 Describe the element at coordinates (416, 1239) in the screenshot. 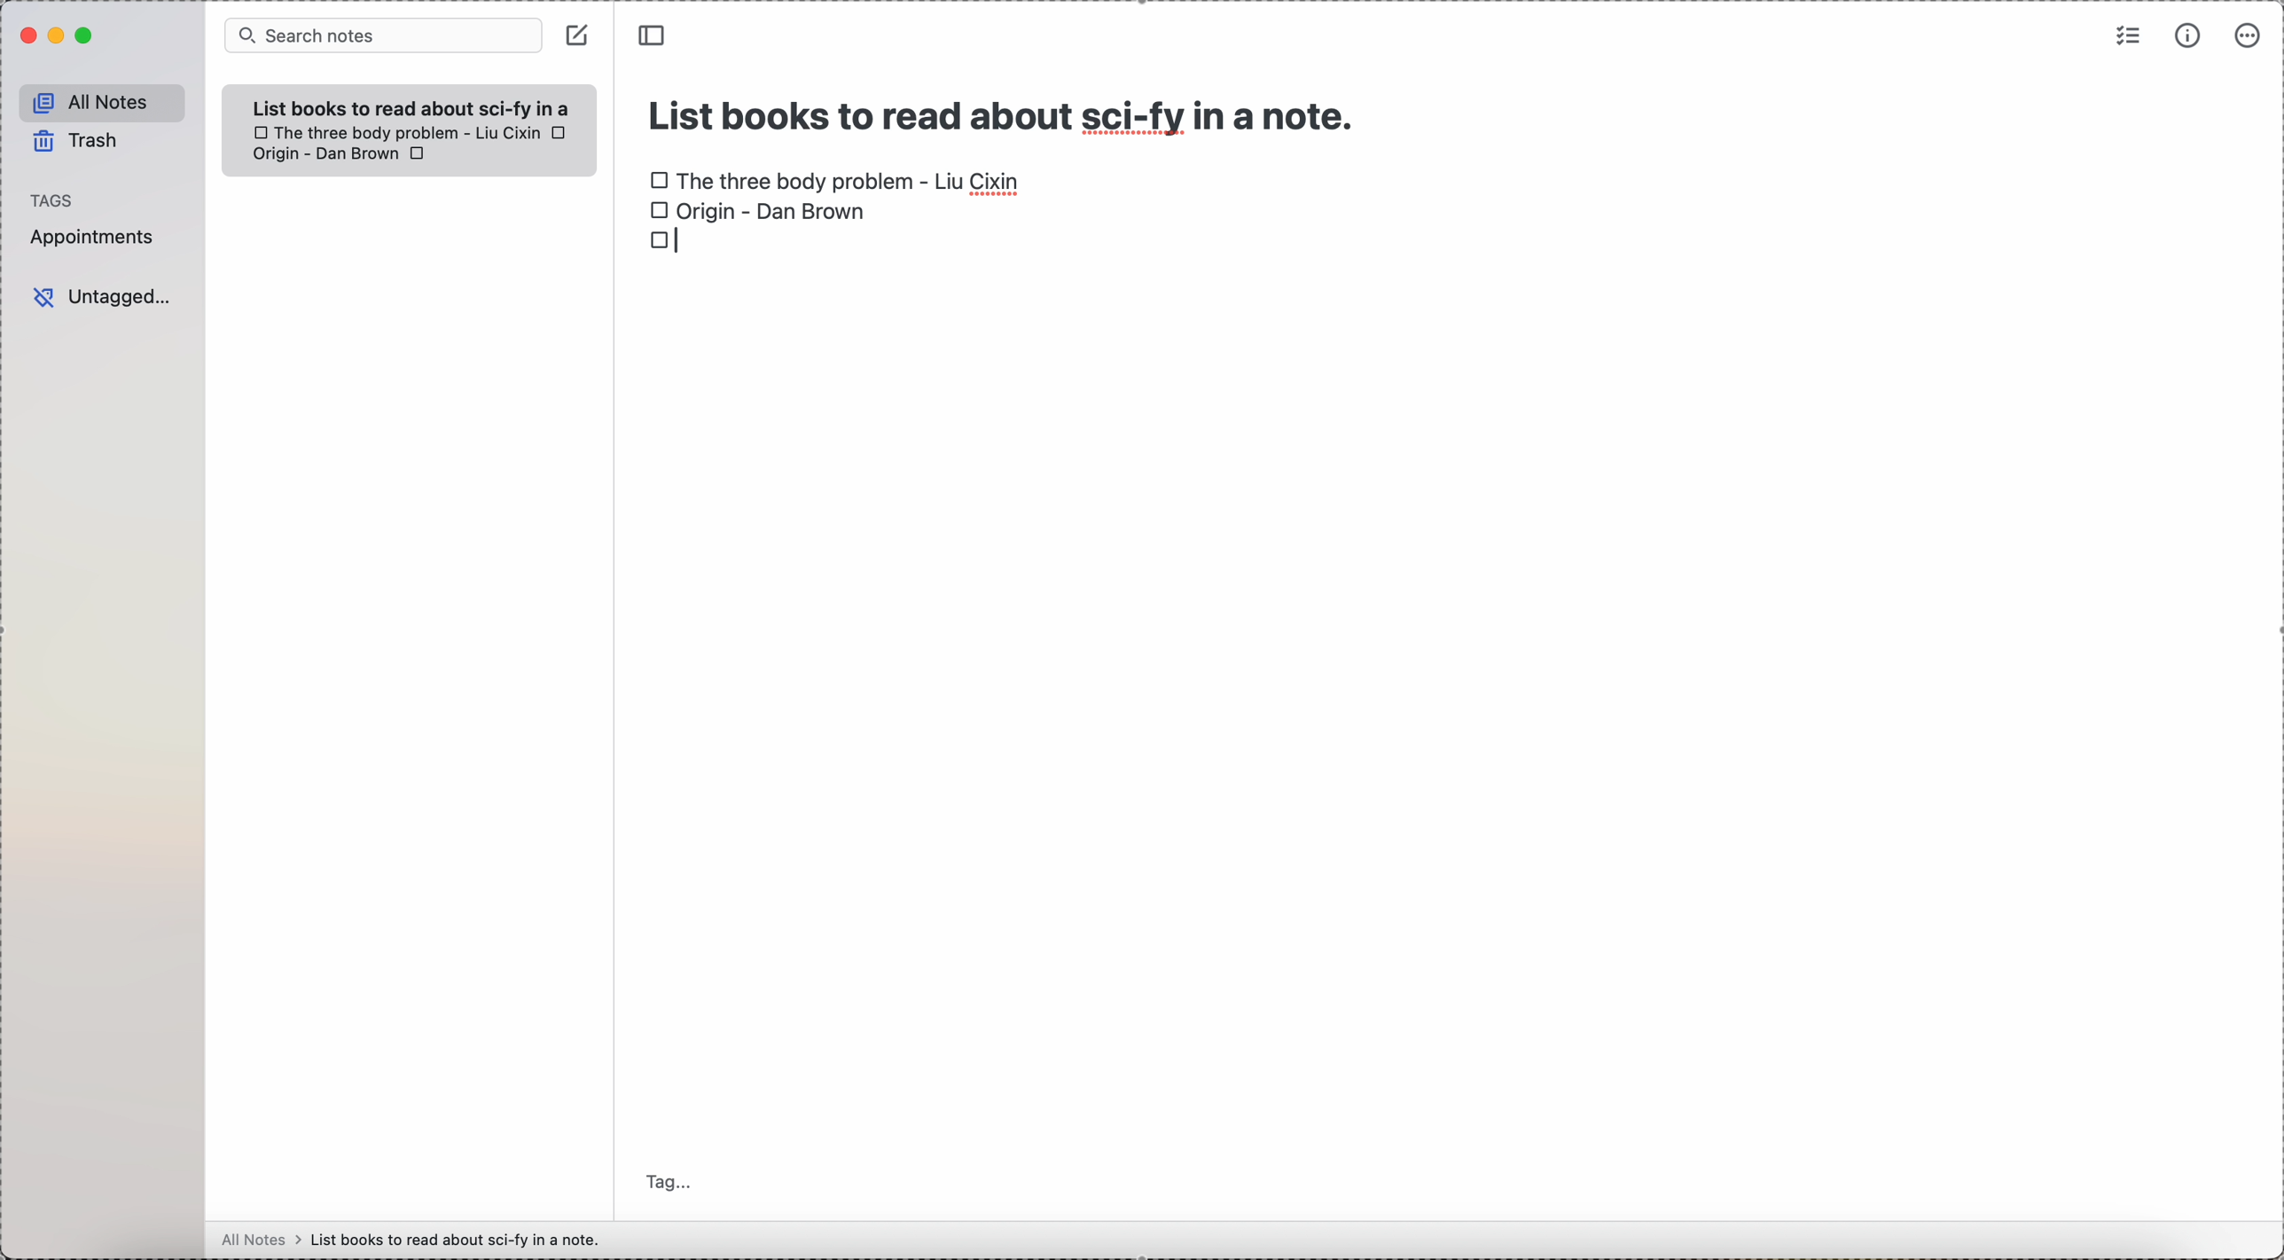

I see `all notes > List books to read about sci-fy in a note.` at that location.